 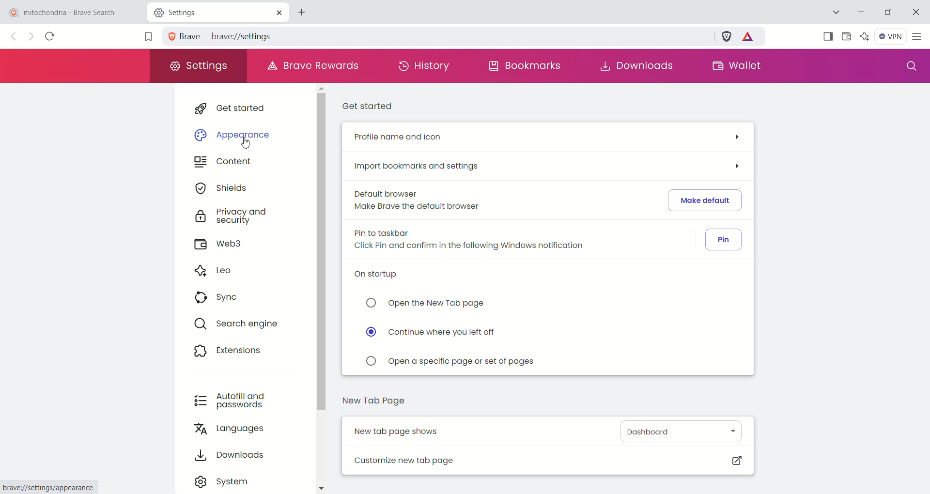 What do you see at coordinates (247, 35) in the screenshot?
I see `brave//settings` at bounding box center [247, 35].